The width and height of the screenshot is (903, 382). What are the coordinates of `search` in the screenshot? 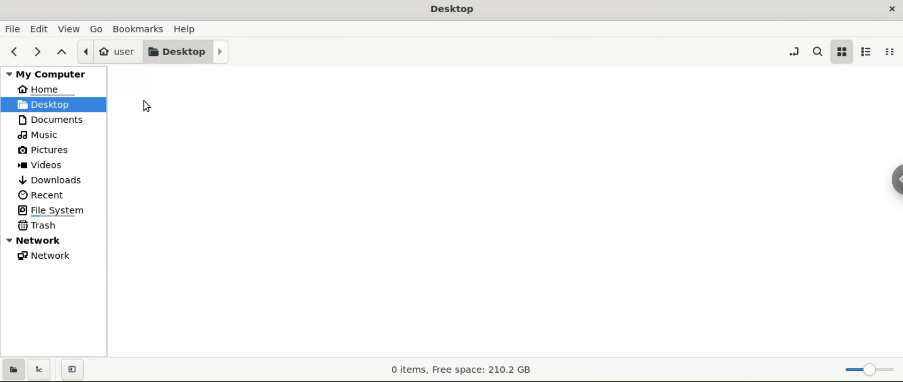 It's located at (817, 52).